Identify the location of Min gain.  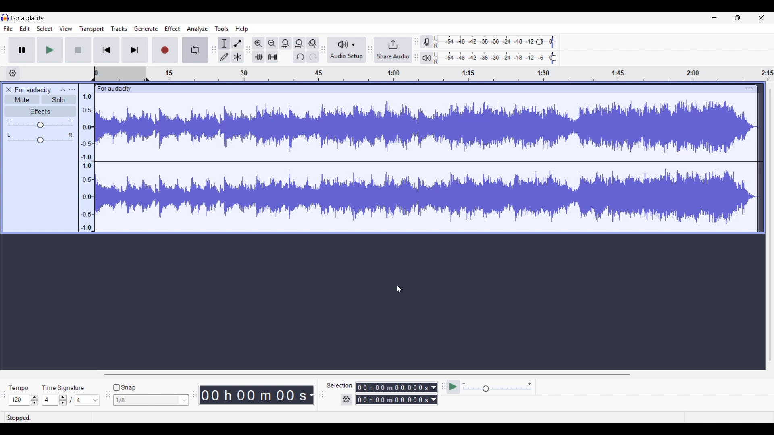
(9, 120).